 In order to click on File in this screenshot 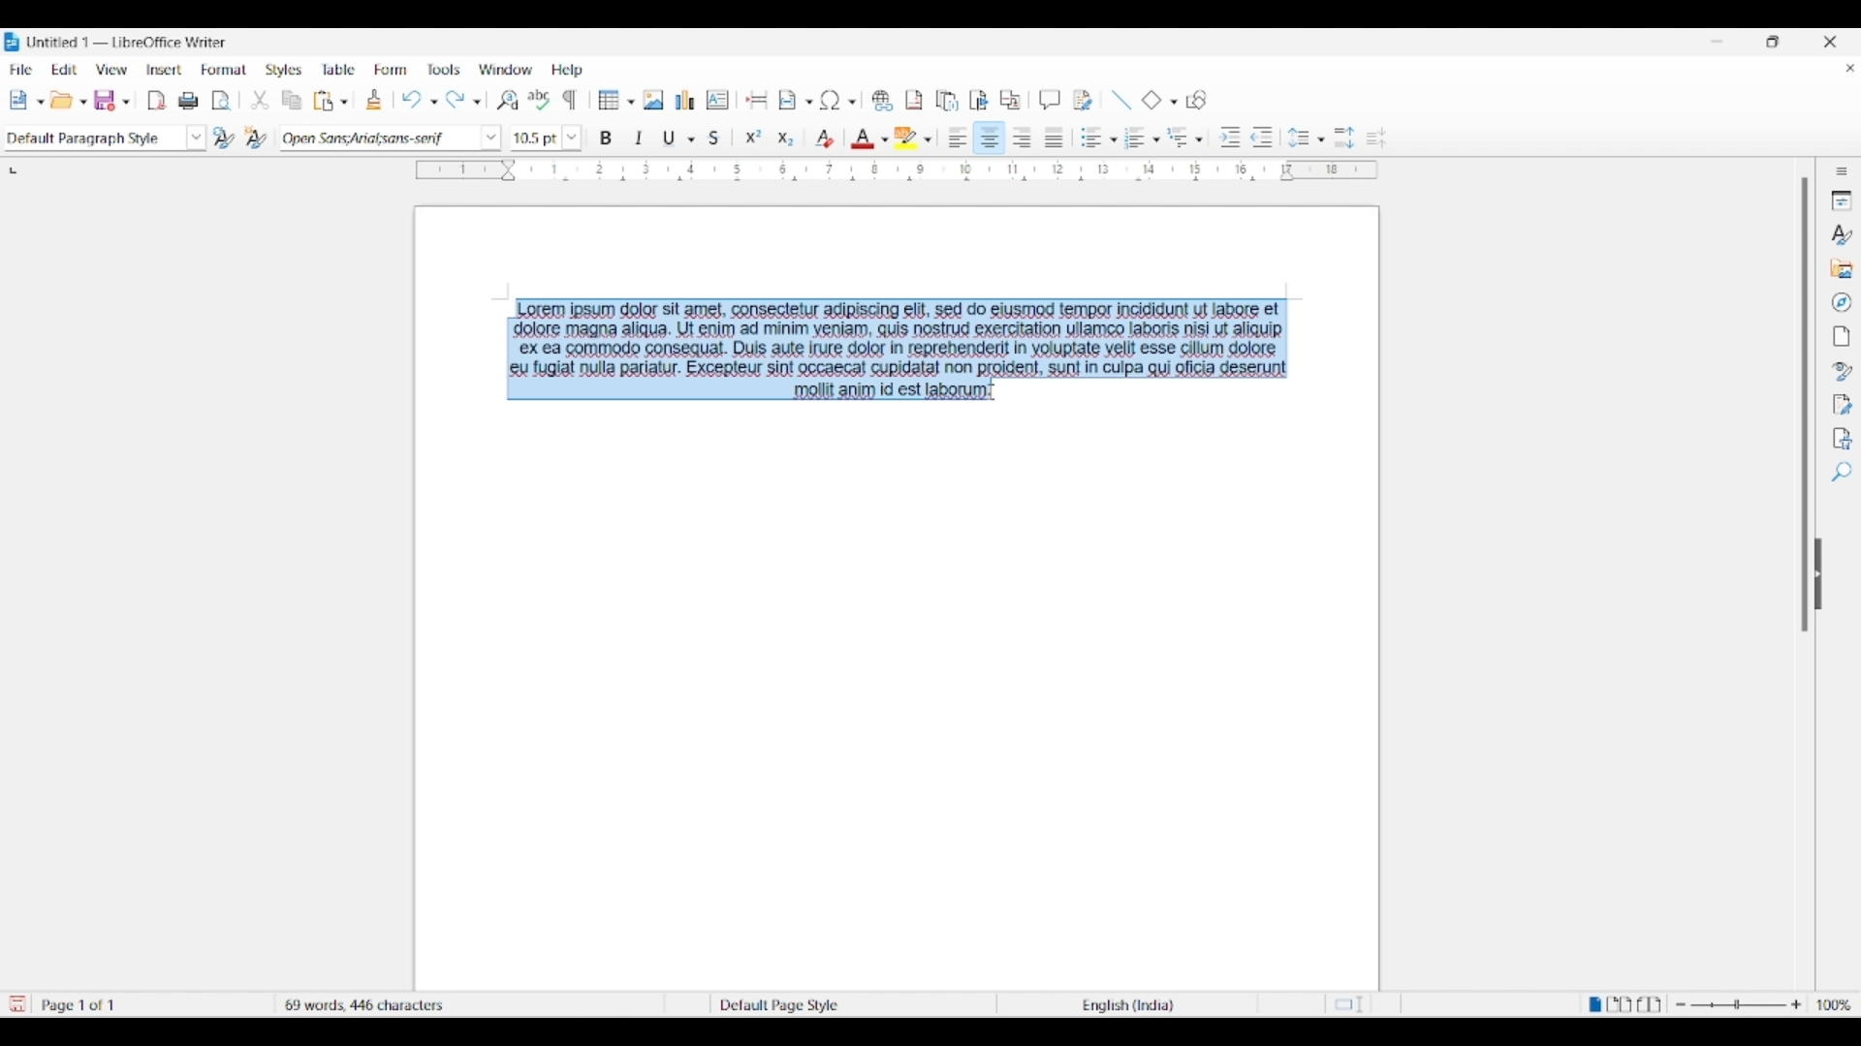, I will do `click(21, 69)`.